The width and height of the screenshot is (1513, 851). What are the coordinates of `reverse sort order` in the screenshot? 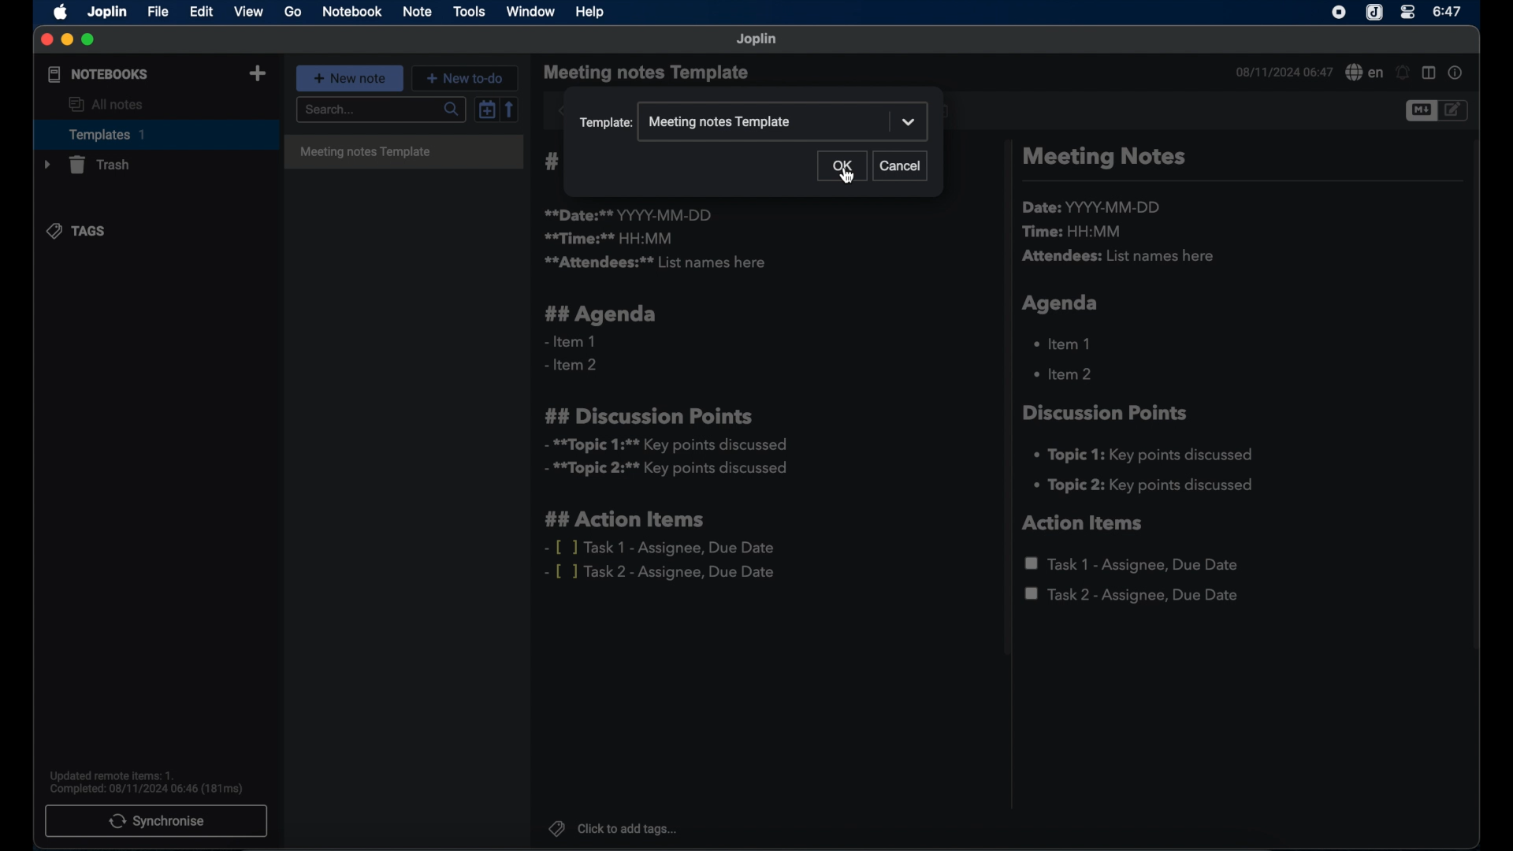 It's located at (511, 110).